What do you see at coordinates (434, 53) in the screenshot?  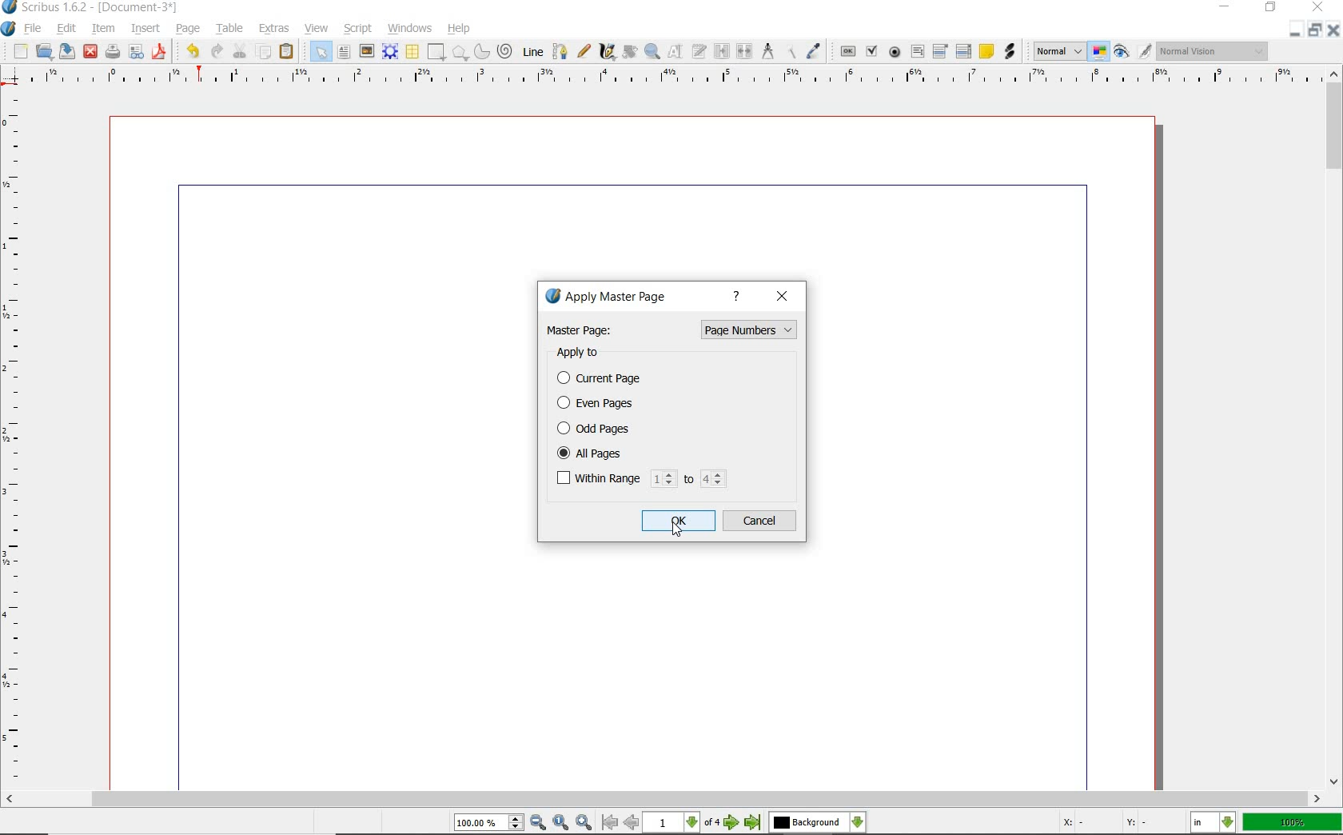 I see `shape` at bounding box center [434, 53].